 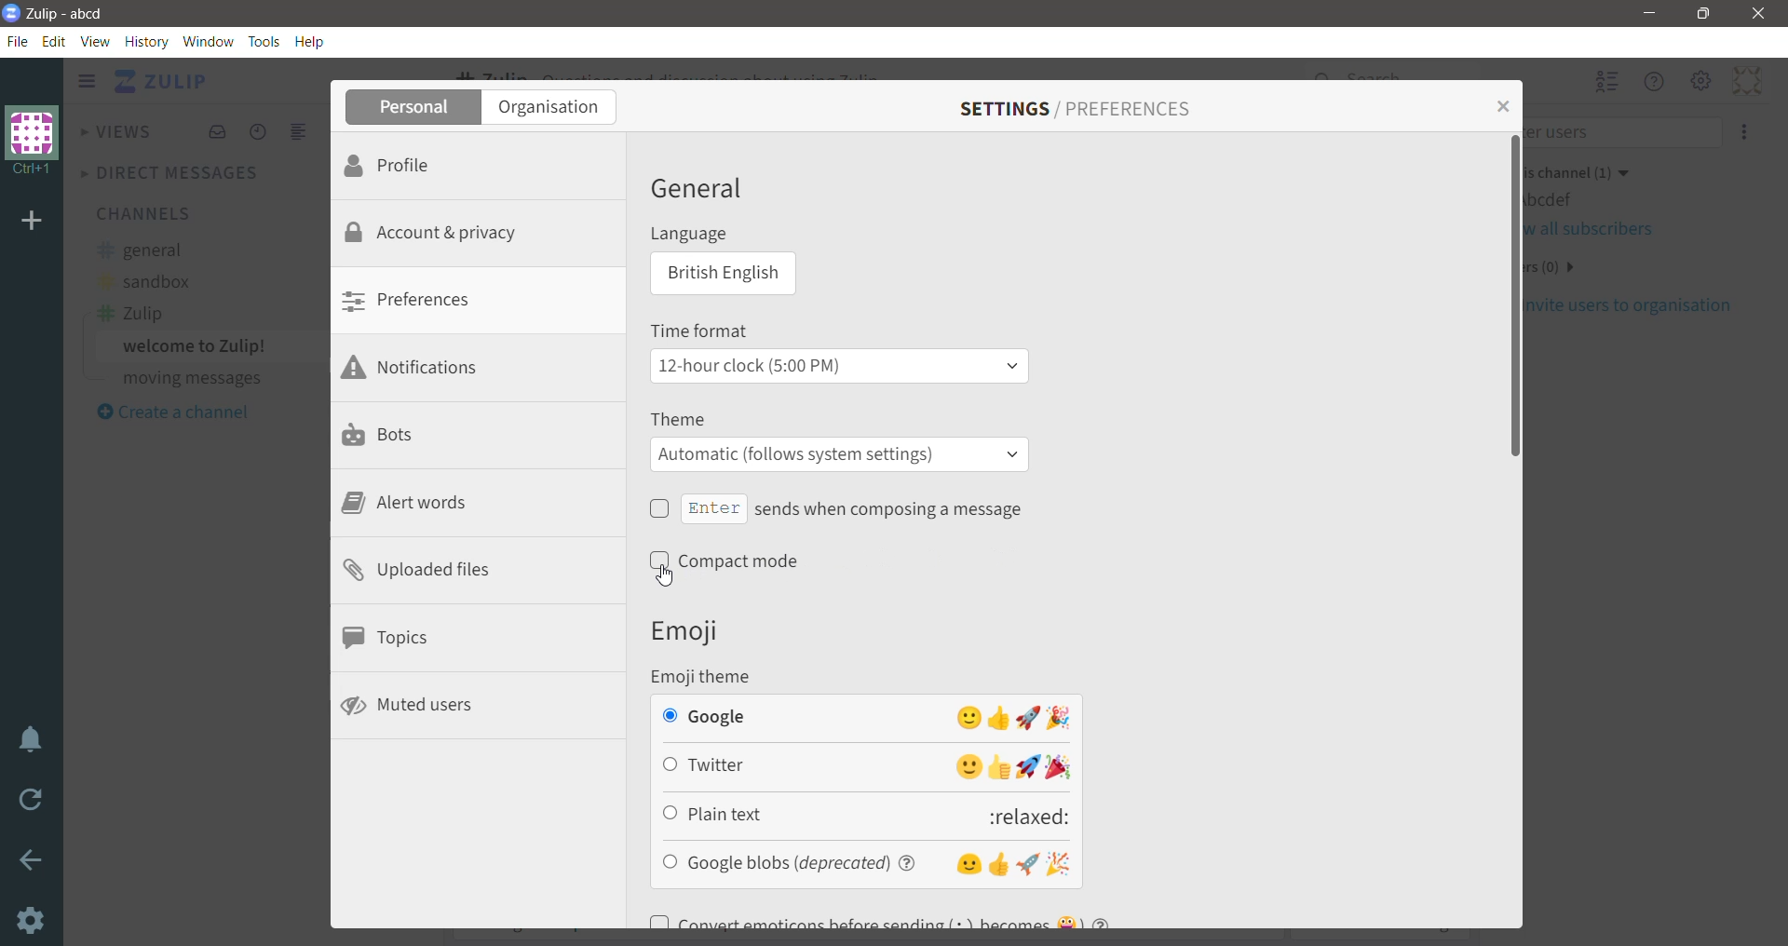 What do you see at coordinates (691, 631) in the screenshot?
I see `Emoji` at bounding box center [691, 631].